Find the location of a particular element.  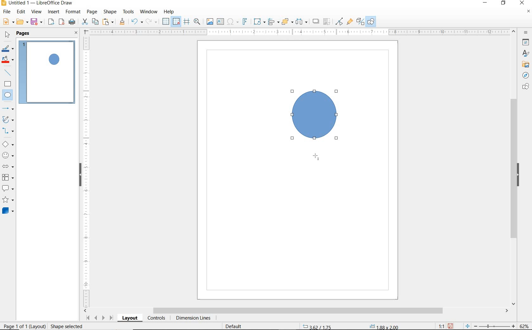

CUT is located at coordinates (85, 22).